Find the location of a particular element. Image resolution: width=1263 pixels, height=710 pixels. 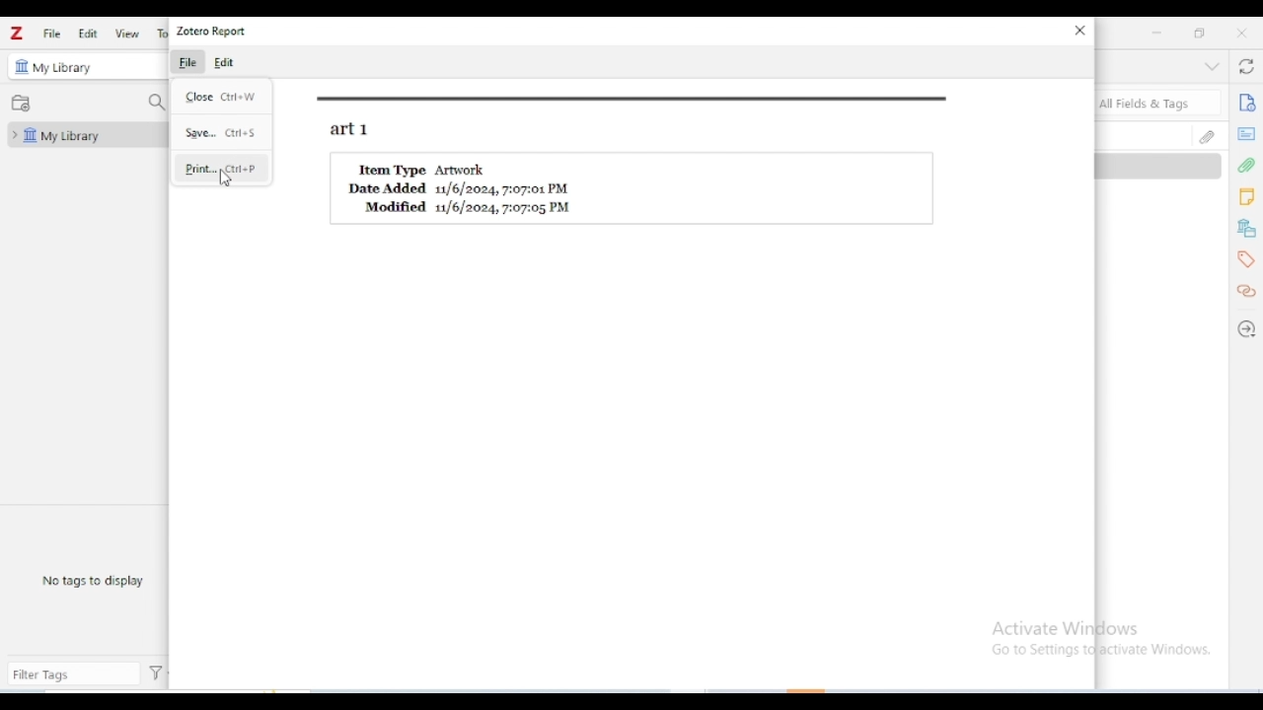

ctrl + W is located at coordinates (239, 97).